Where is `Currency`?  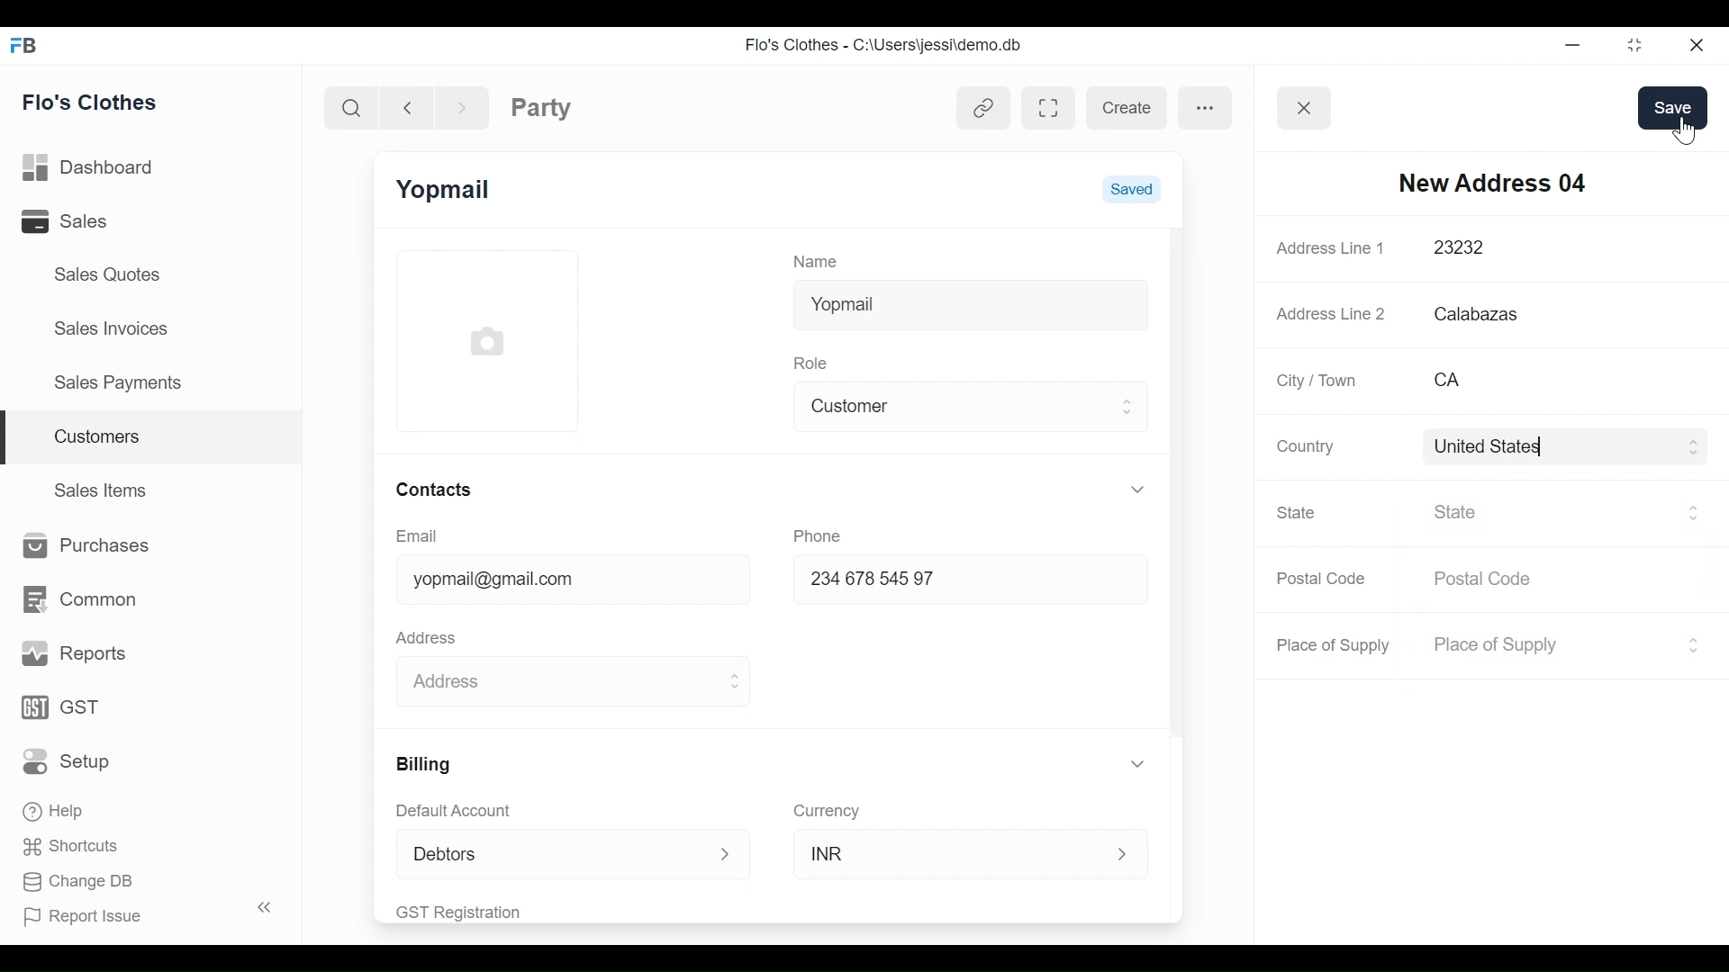
Currency is located at coordinates (828, 810).